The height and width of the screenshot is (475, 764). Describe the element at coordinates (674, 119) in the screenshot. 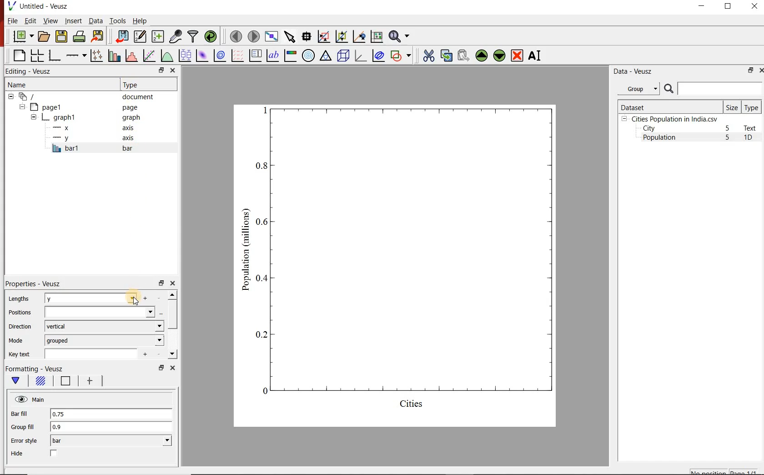

I see `Cities Population in India.csv` at that location.